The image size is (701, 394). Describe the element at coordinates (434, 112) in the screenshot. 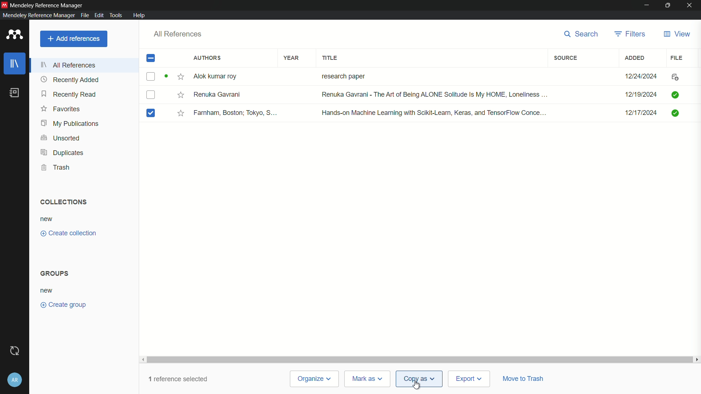

I see `Hands-on Machine Learning with Scikit-Learn, Keras, and TensorFlow Conce...` at that location.